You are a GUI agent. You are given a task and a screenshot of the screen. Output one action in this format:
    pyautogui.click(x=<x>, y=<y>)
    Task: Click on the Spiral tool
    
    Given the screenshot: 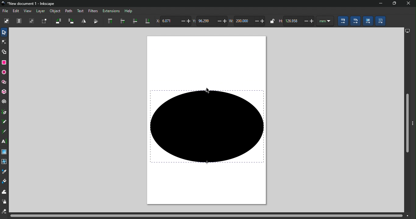 What is the action you would take?
    pyautogui.click(x=5, y=102)
    